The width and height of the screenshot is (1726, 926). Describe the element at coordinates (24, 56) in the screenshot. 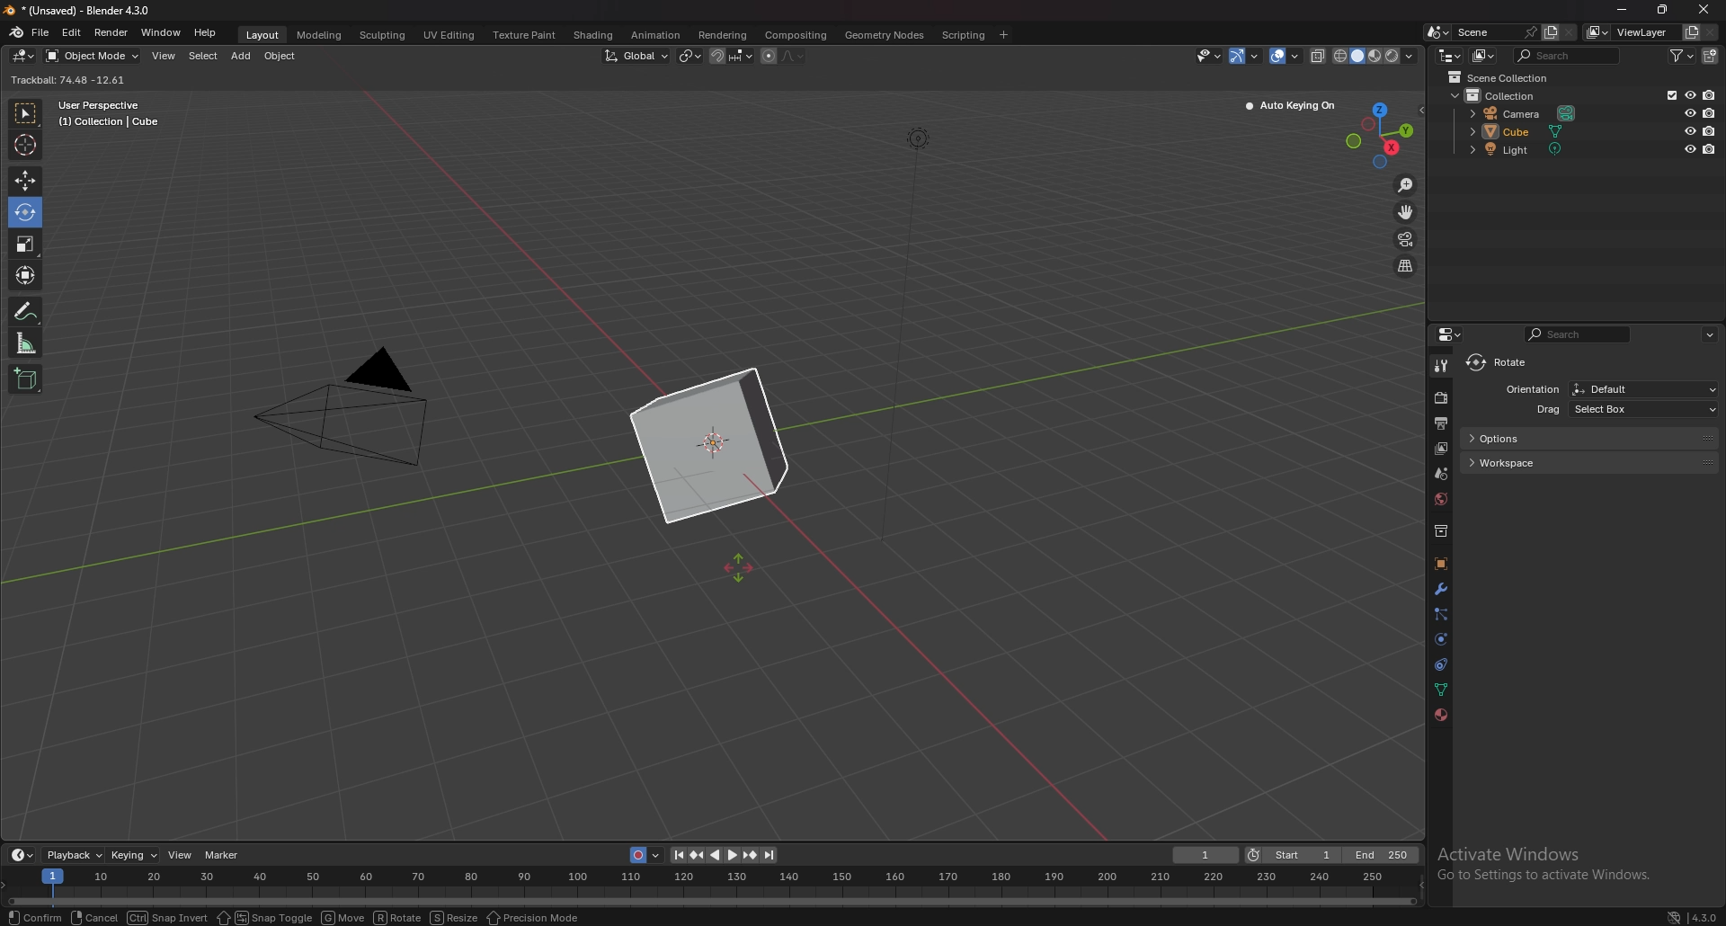

I see `editor type` at that location.